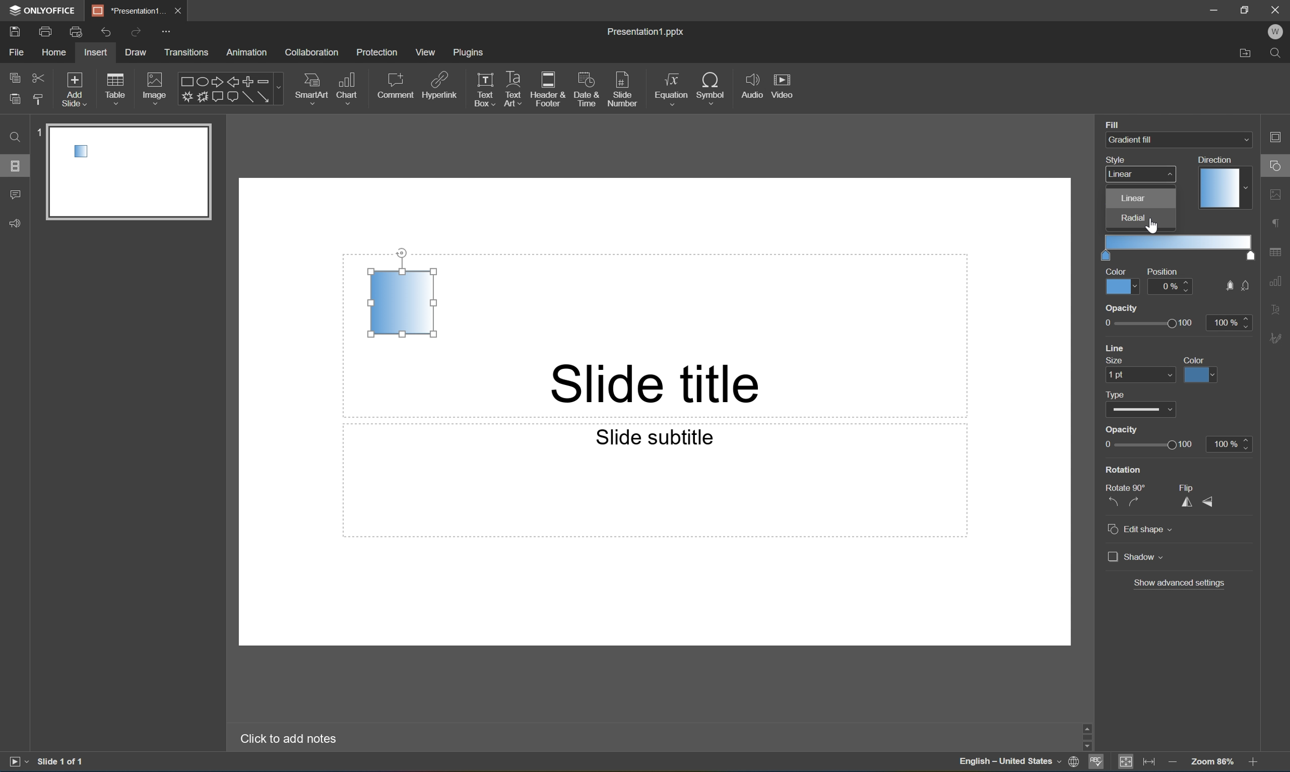  Describe the element at coordinates (186, 54) in the screenshot. I see `Transitions` at that location.